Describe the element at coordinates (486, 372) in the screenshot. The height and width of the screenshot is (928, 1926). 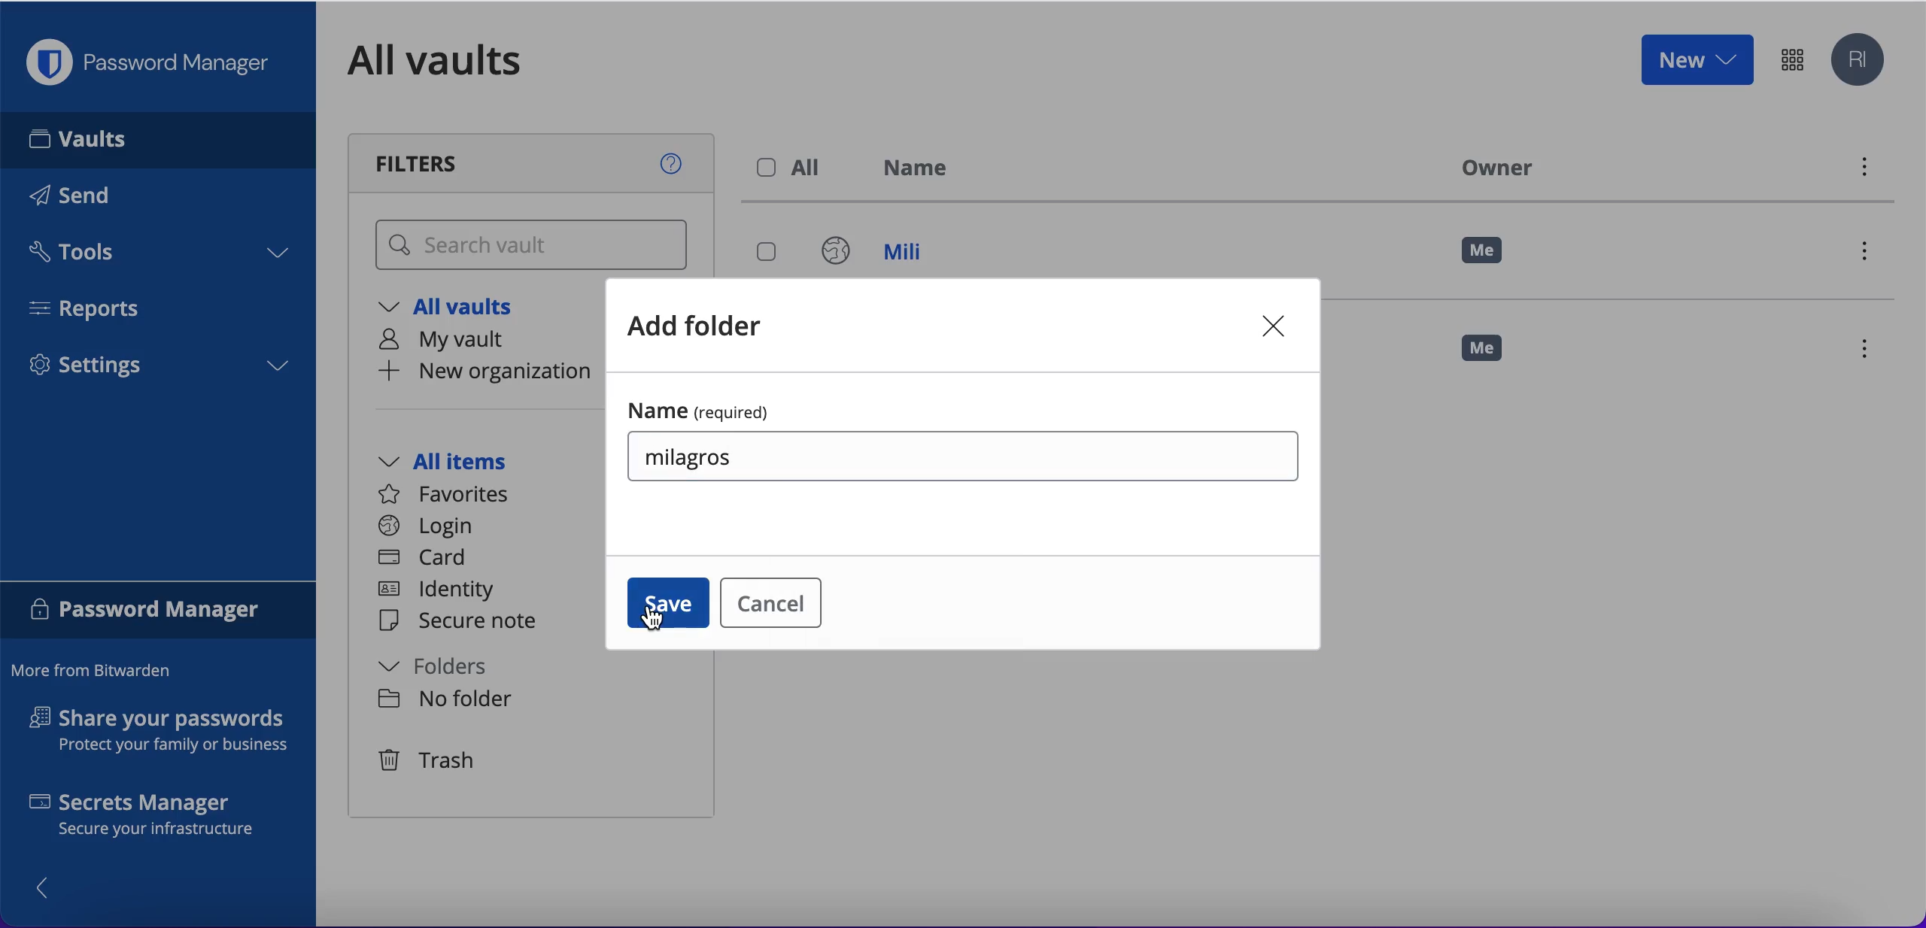
I see `new organization` at that location.